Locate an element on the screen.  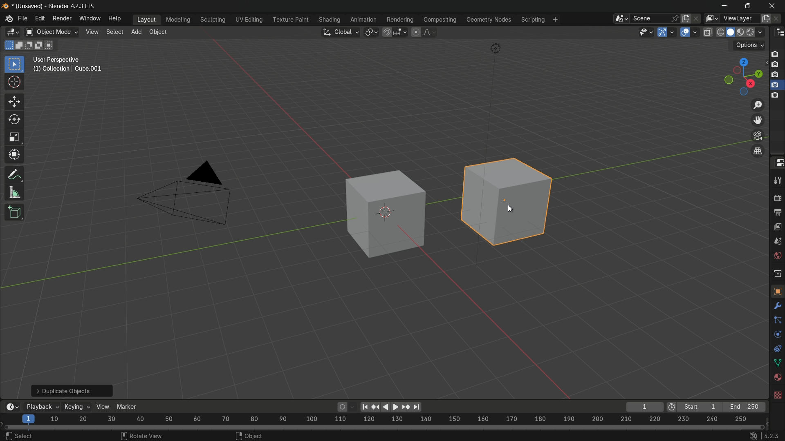
add workspace is located at coordinates (554, 19).